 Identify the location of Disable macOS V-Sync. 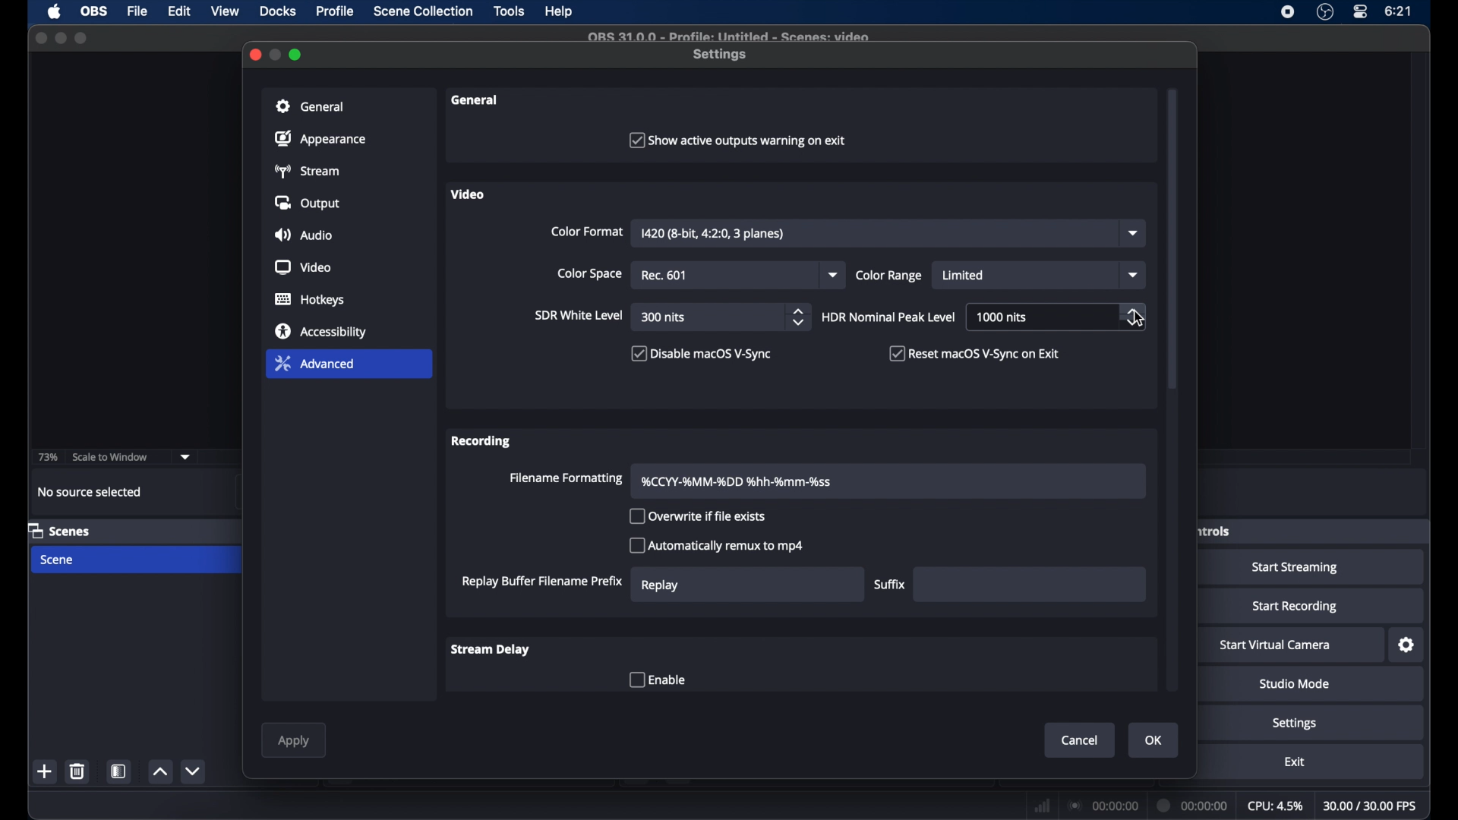
(707, 355).